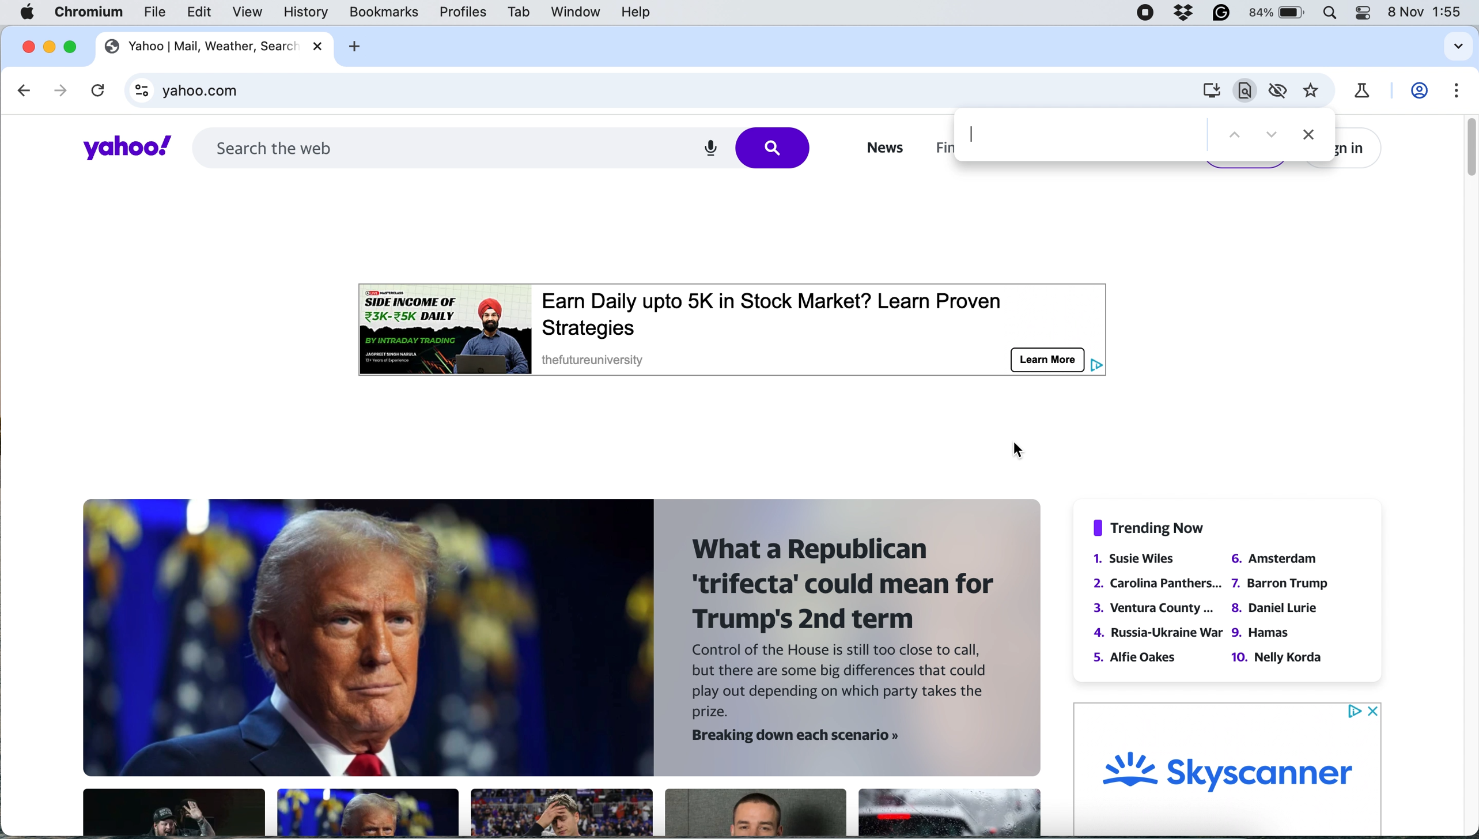 The height and width of the screenshot is (839, 1479). Describe the element at coordinates (1458, 47) in the screenshot. I see `search tabs` at that location.